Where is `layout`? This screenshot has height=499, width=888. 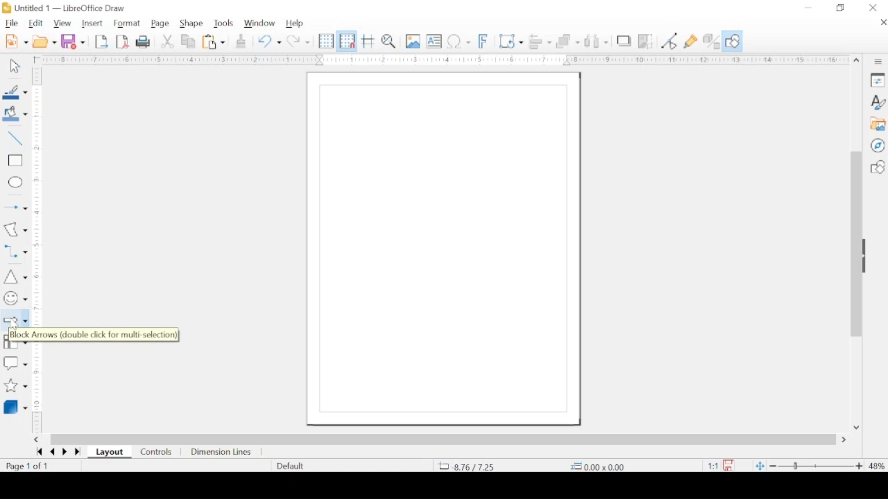
layout is located at coordinates (110, 452).